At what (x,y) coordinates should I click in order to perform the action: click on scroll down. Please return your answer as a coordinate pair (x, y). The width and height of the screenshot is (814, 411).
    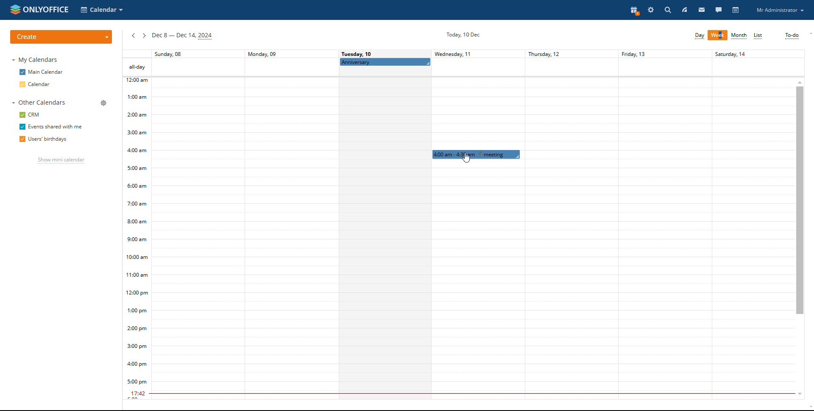
    Looking at the image, I should click on (797, 395).